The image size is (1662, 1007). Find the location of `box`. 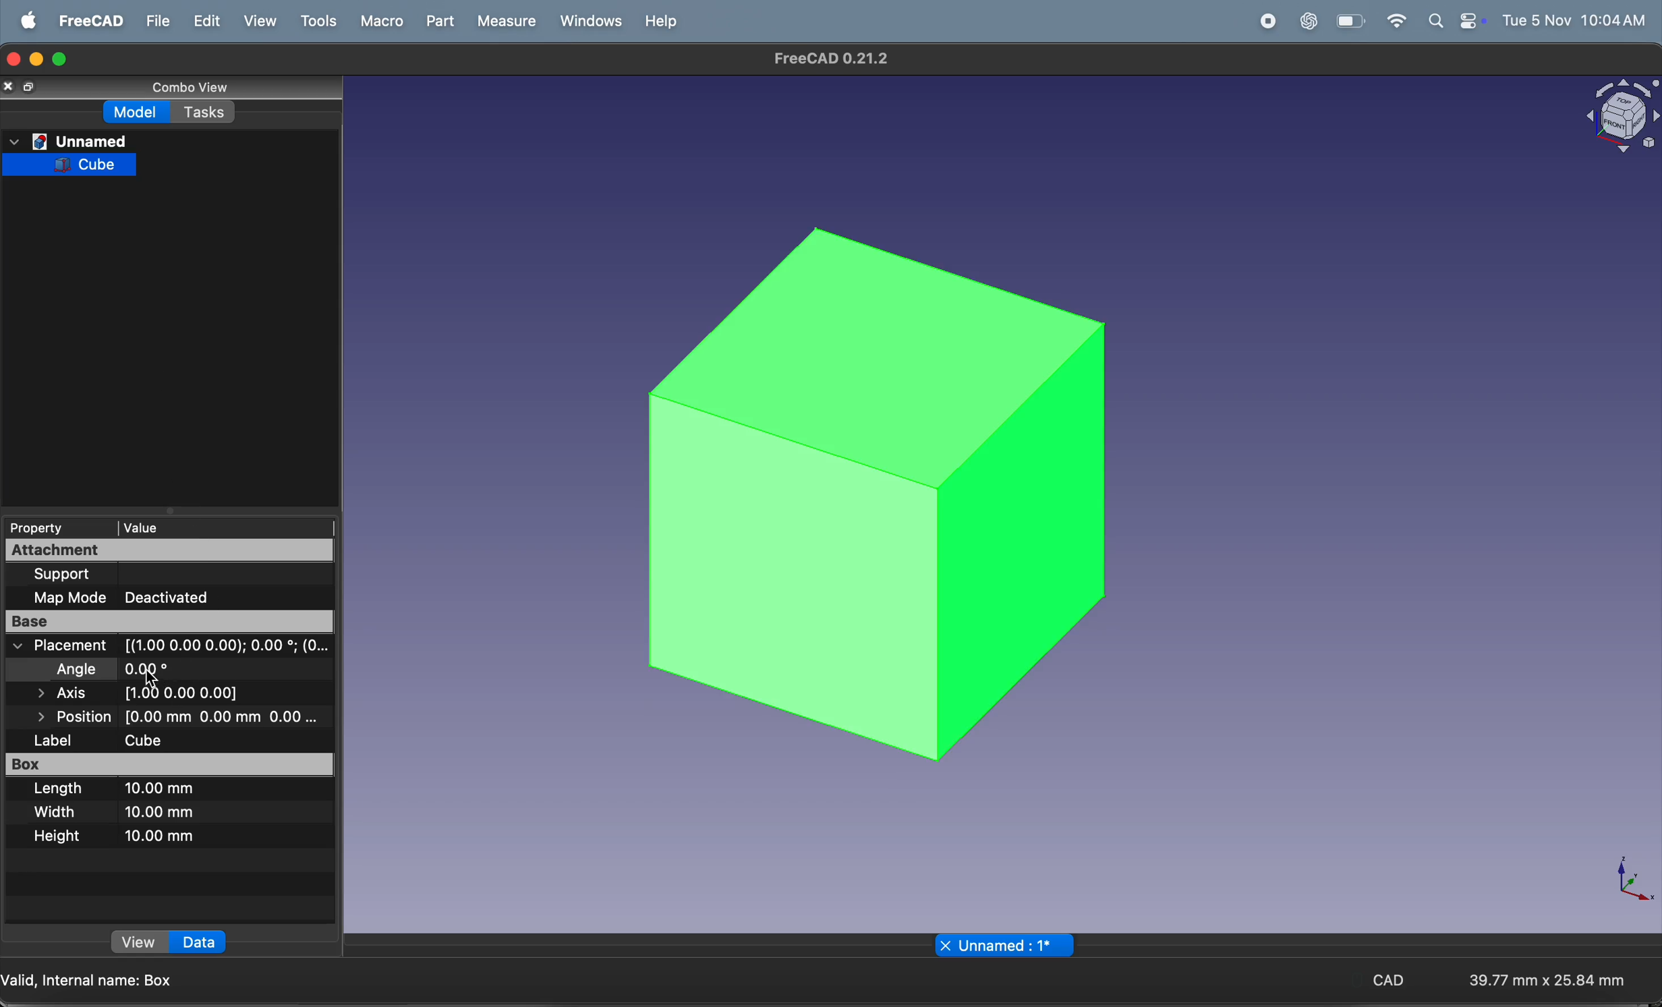

box is located at coordinates (174, 764).